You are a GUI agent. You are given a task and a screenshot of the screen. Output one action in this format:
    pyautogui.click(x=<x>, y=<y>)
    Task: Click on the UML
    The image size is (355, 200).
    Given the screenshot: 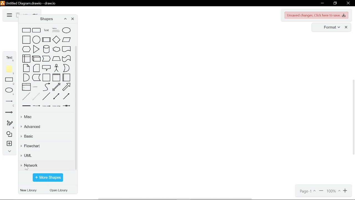 What is the action you would take?
    pyautogui.click(x=46, y=156)
    